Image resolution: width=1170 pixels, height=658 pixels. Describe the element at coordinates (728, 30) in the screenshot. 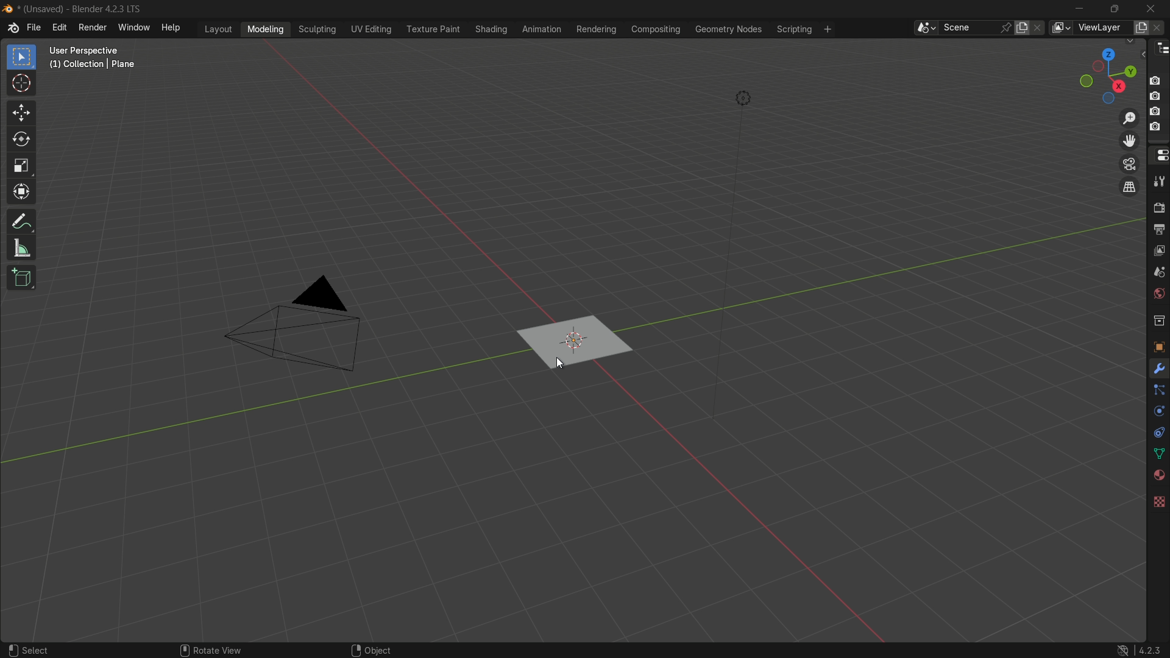

I see `geometry nodes` at that location.